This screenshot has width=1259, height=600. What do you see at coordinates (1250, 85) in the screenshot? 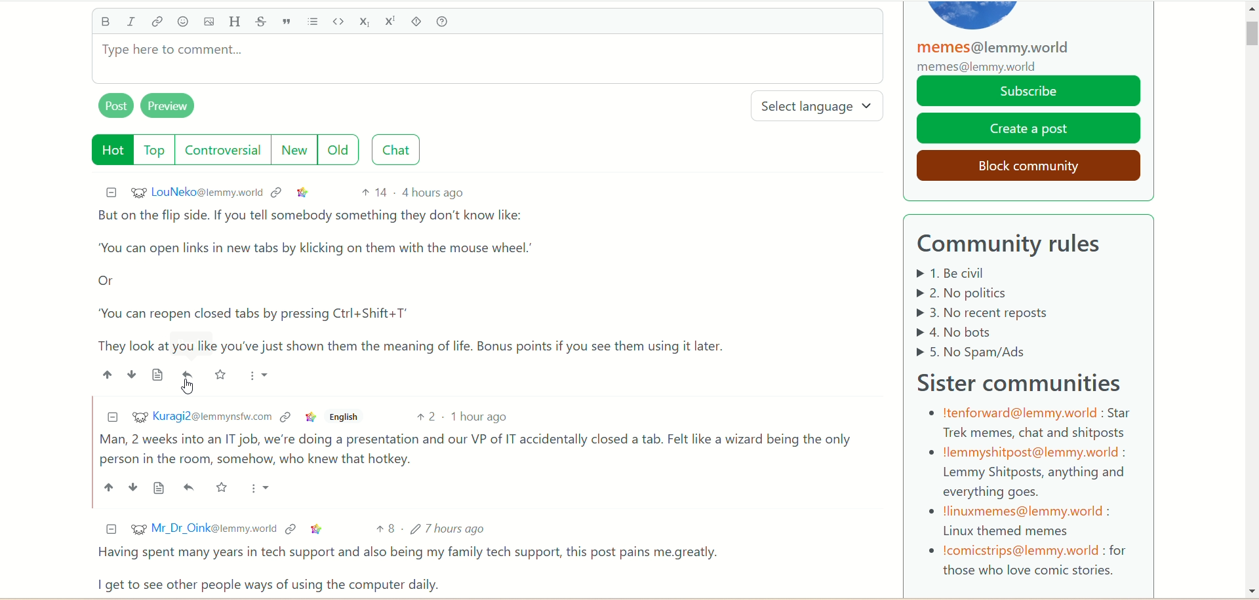
I see `scroll bar` at bounding box center [1250, 85].